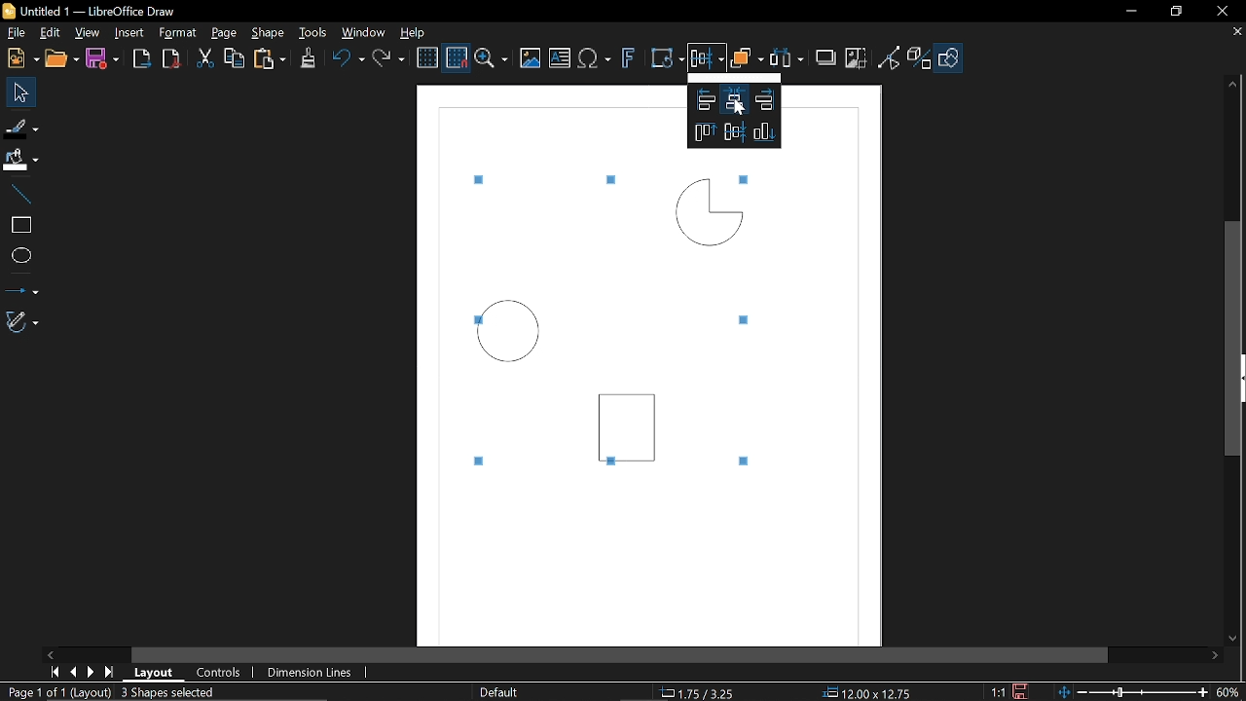 The width and height of the screenshot is (1246, 701). Describe the element at coordinates (1232, 641) in the screenshot. I see `Move down` at that location.